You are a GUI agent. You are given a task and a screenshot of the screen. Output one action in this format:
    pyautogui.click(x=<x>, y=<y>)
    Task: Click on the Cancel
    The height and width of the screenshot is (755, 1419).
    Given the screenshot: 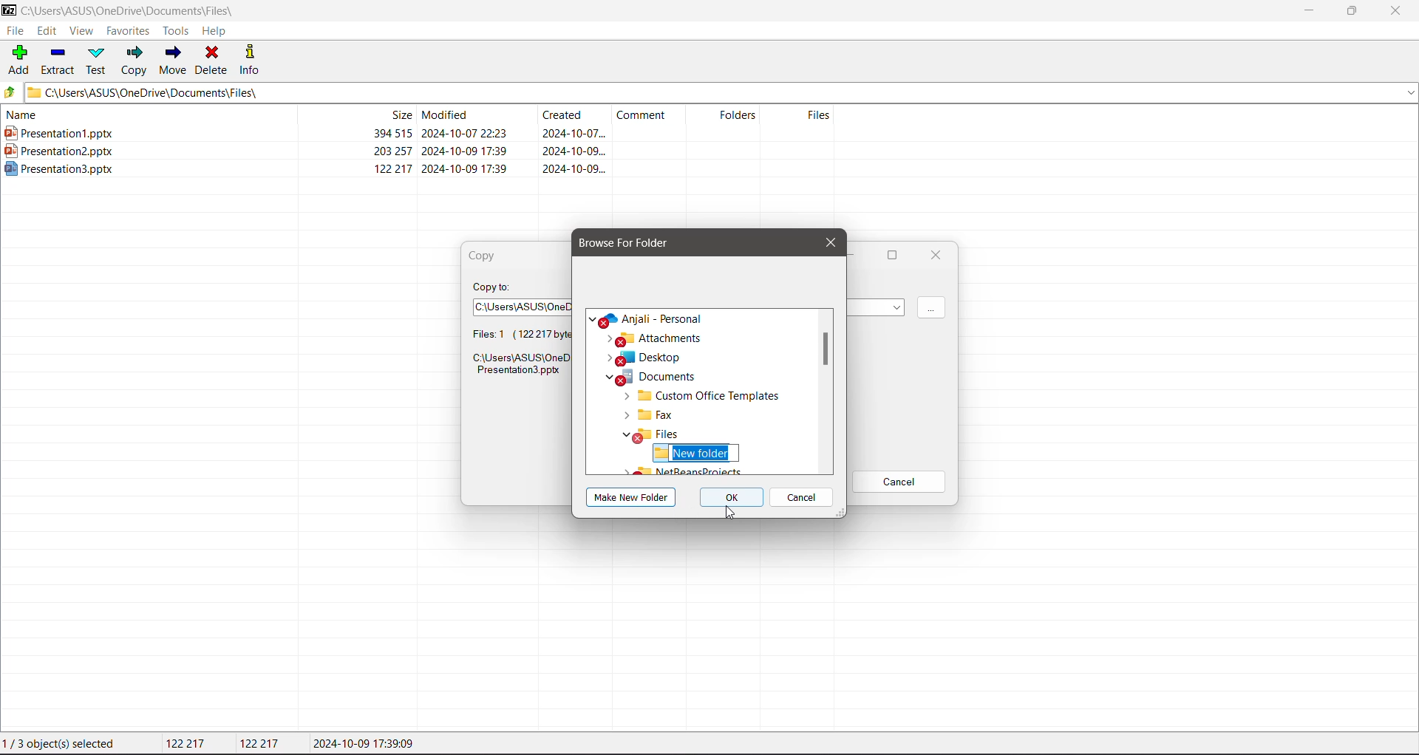 What is the action you would take?
    pyautogui.click(x=899, y=482)
    